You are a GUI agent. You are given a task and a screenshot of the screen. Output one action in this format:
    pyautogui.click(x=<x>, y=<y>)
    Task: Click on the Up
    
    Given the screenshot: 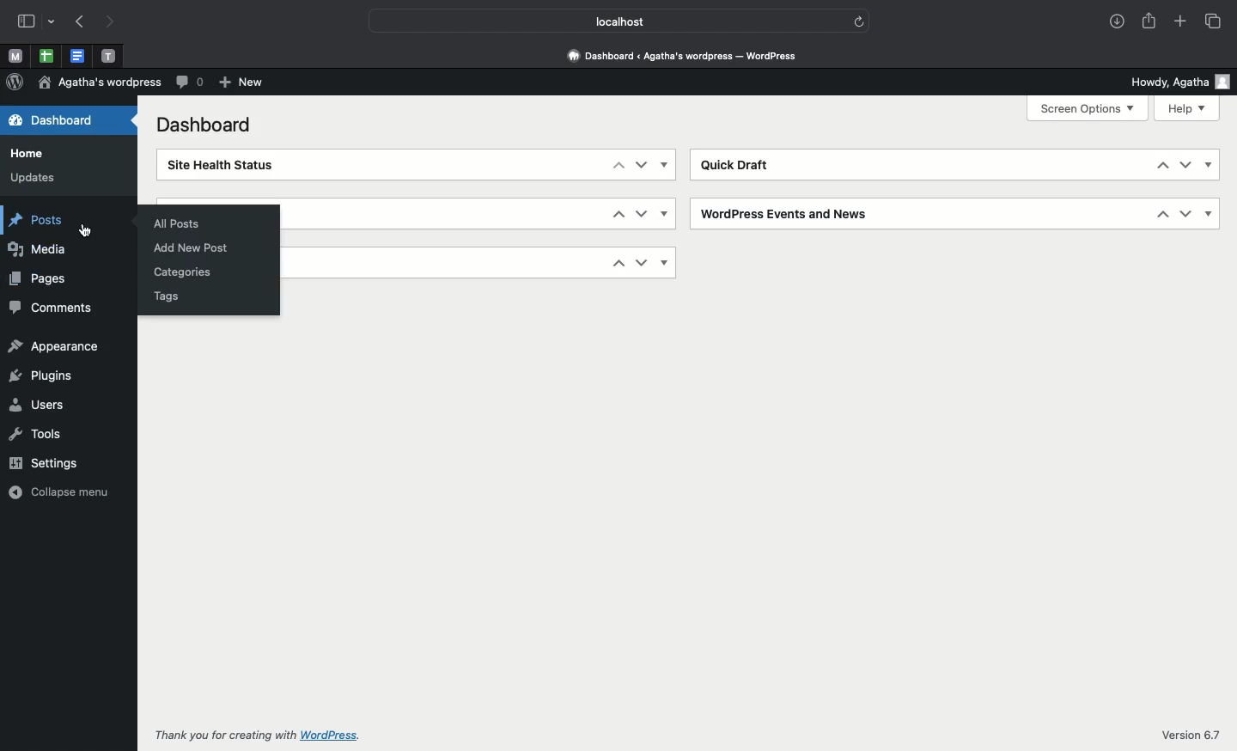 What is the action you would take?
    pyautogui.click(x=1157, y=216)
    